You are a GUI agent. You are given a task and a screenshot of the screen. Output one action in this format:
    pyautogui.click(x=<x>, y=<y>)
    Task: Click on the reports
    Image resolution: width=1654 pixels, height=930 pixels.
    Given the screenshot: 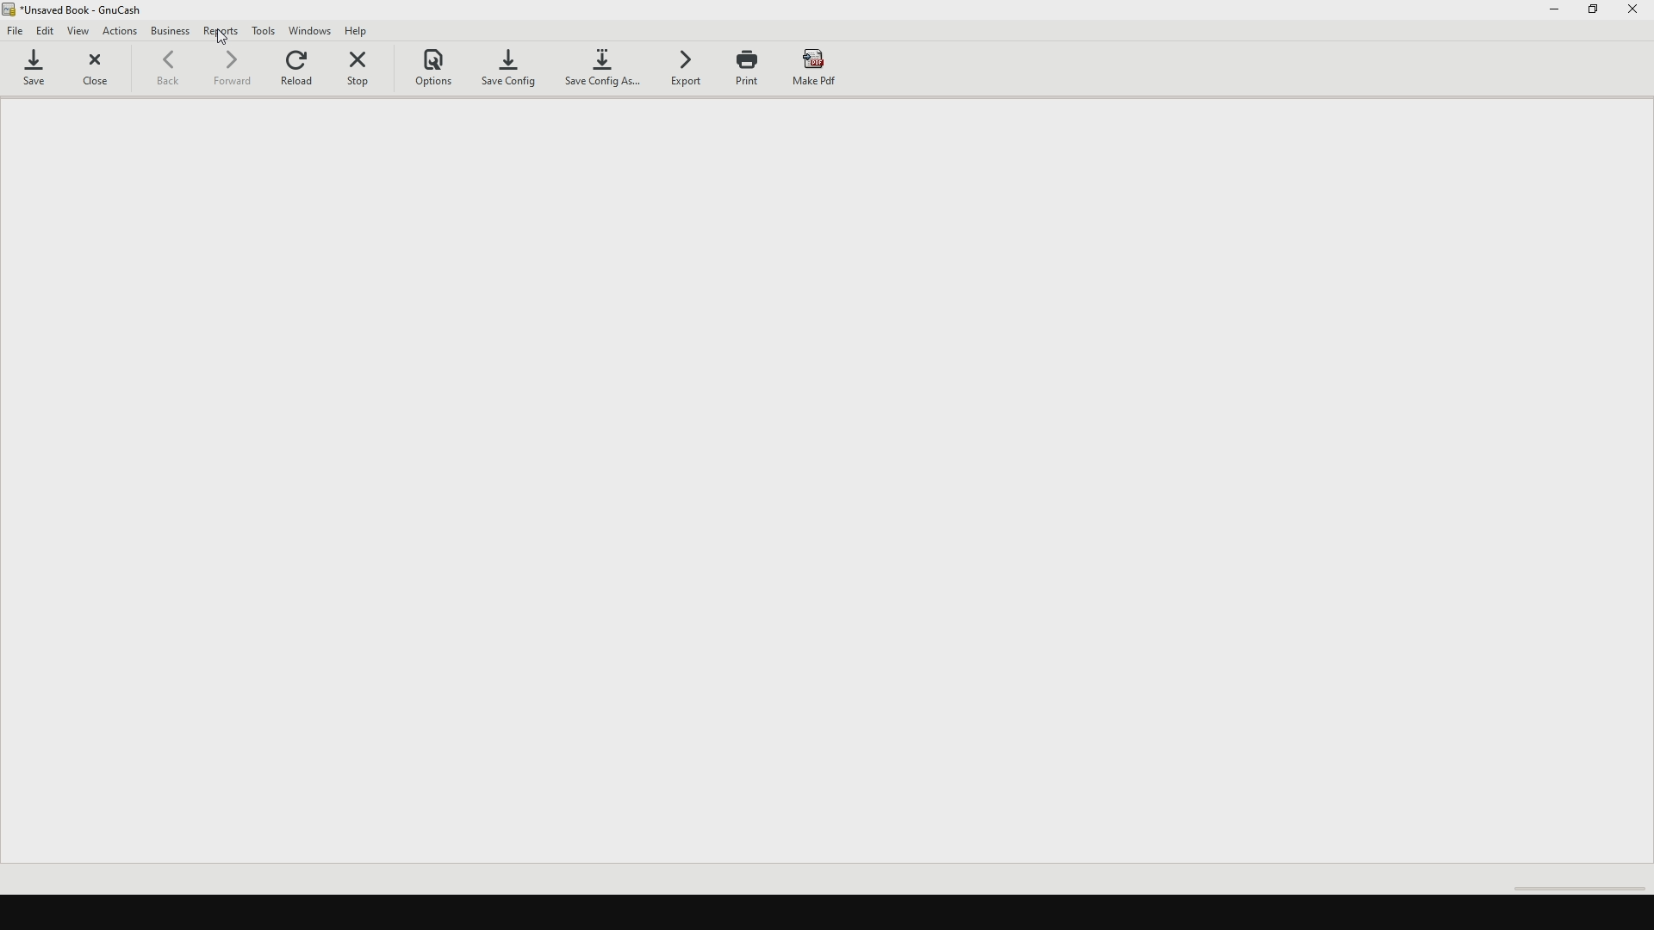 What is the action you would take?
    pyautogui.click(x=221, y=28)
    